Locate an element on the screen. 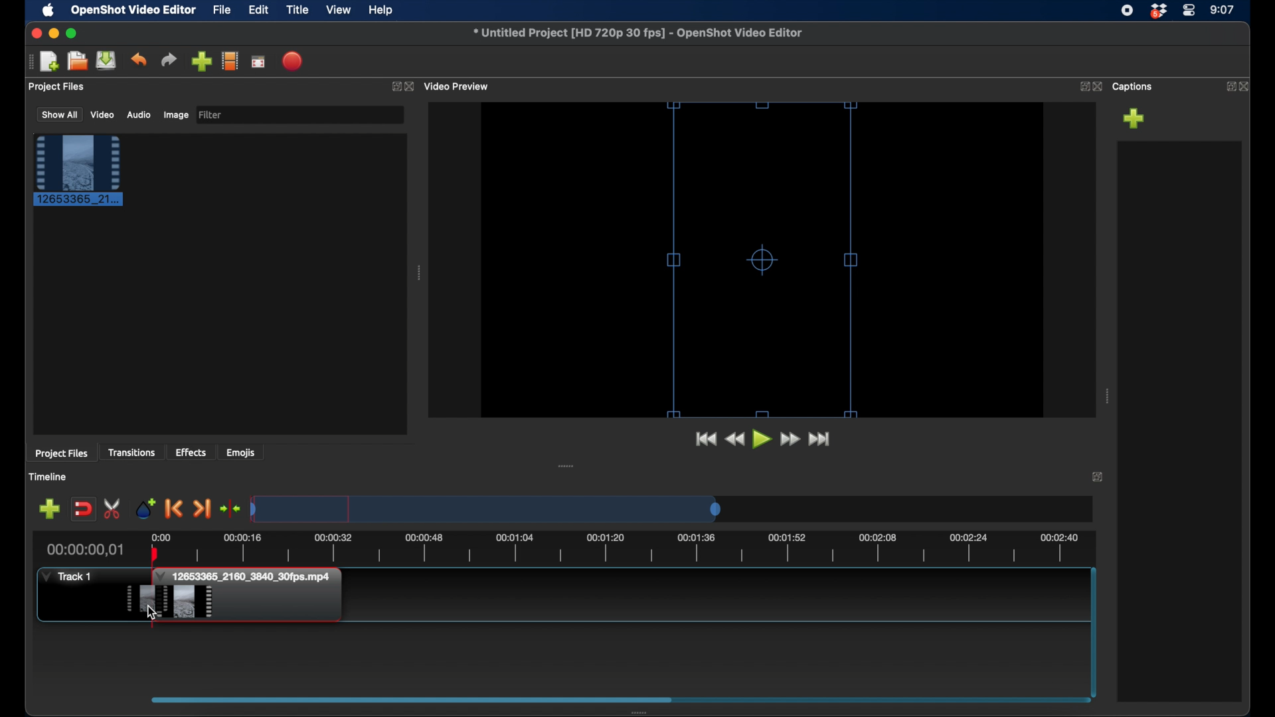 This screenshot has width=1275, height=717. enable razor is located at coordinates (113, 508).